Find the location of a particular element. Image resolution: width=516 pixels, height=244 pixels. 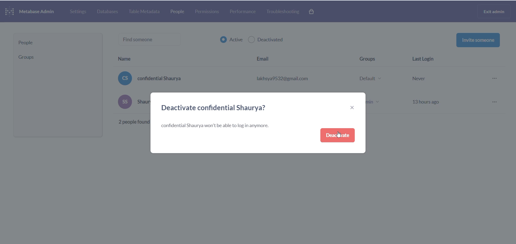

active checkbox is located at coordinates (230, 40).